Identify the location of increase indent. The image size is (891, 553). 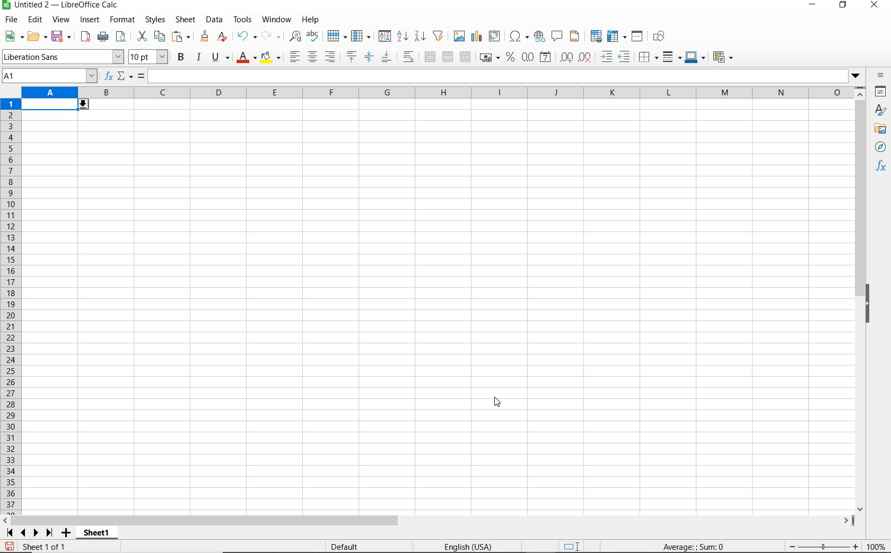
(607, 57).